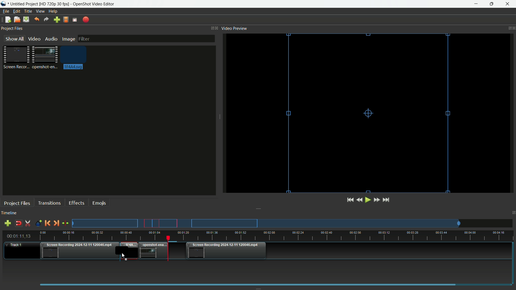 The image size is (516, 290). I want to click on close app, so click(508, 4).